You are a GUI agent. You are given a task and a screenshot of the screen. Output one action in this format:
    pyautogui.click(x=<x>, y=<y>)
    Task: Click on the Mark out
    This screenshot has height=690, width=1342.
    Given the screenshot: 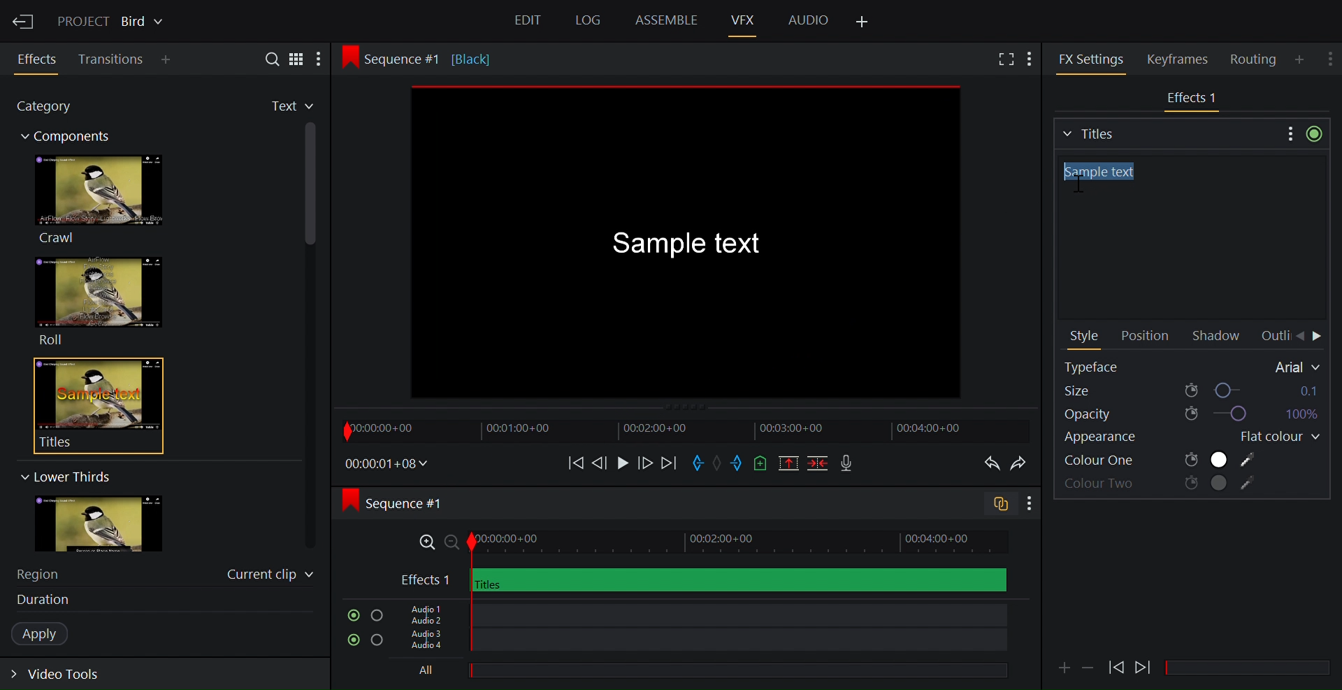 What is the action you would take?
    pyautogui.click(x=737, y=464)
    